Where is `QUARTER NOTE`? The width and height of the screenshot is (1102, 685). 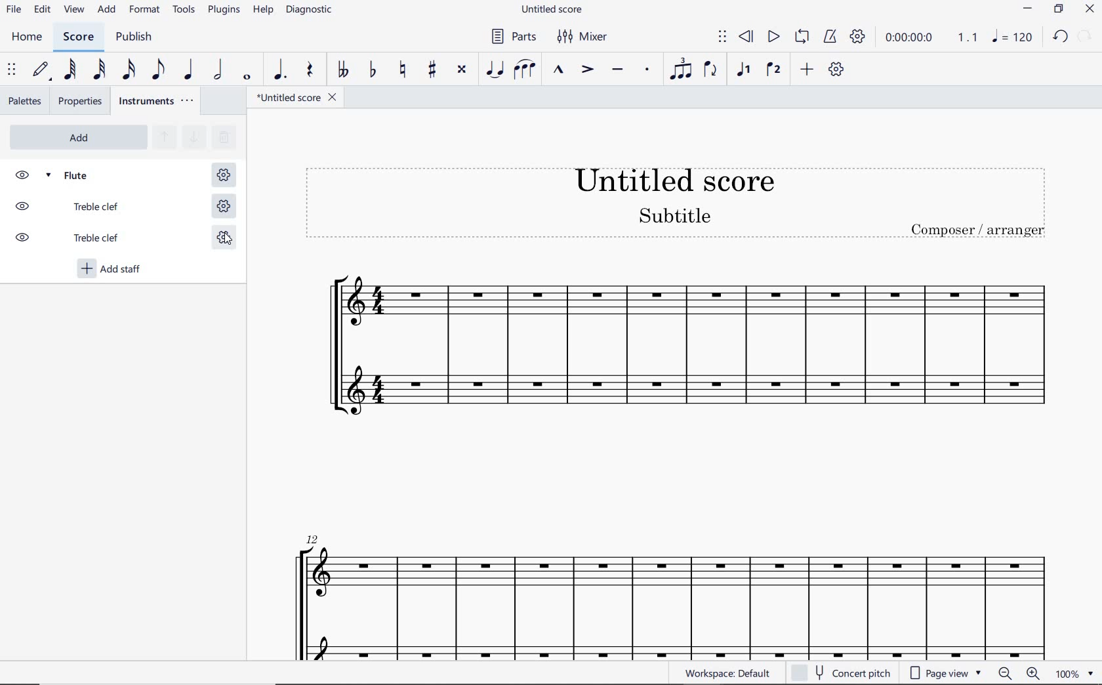
QUARTER NOTE is located at coordinates (189, 70).